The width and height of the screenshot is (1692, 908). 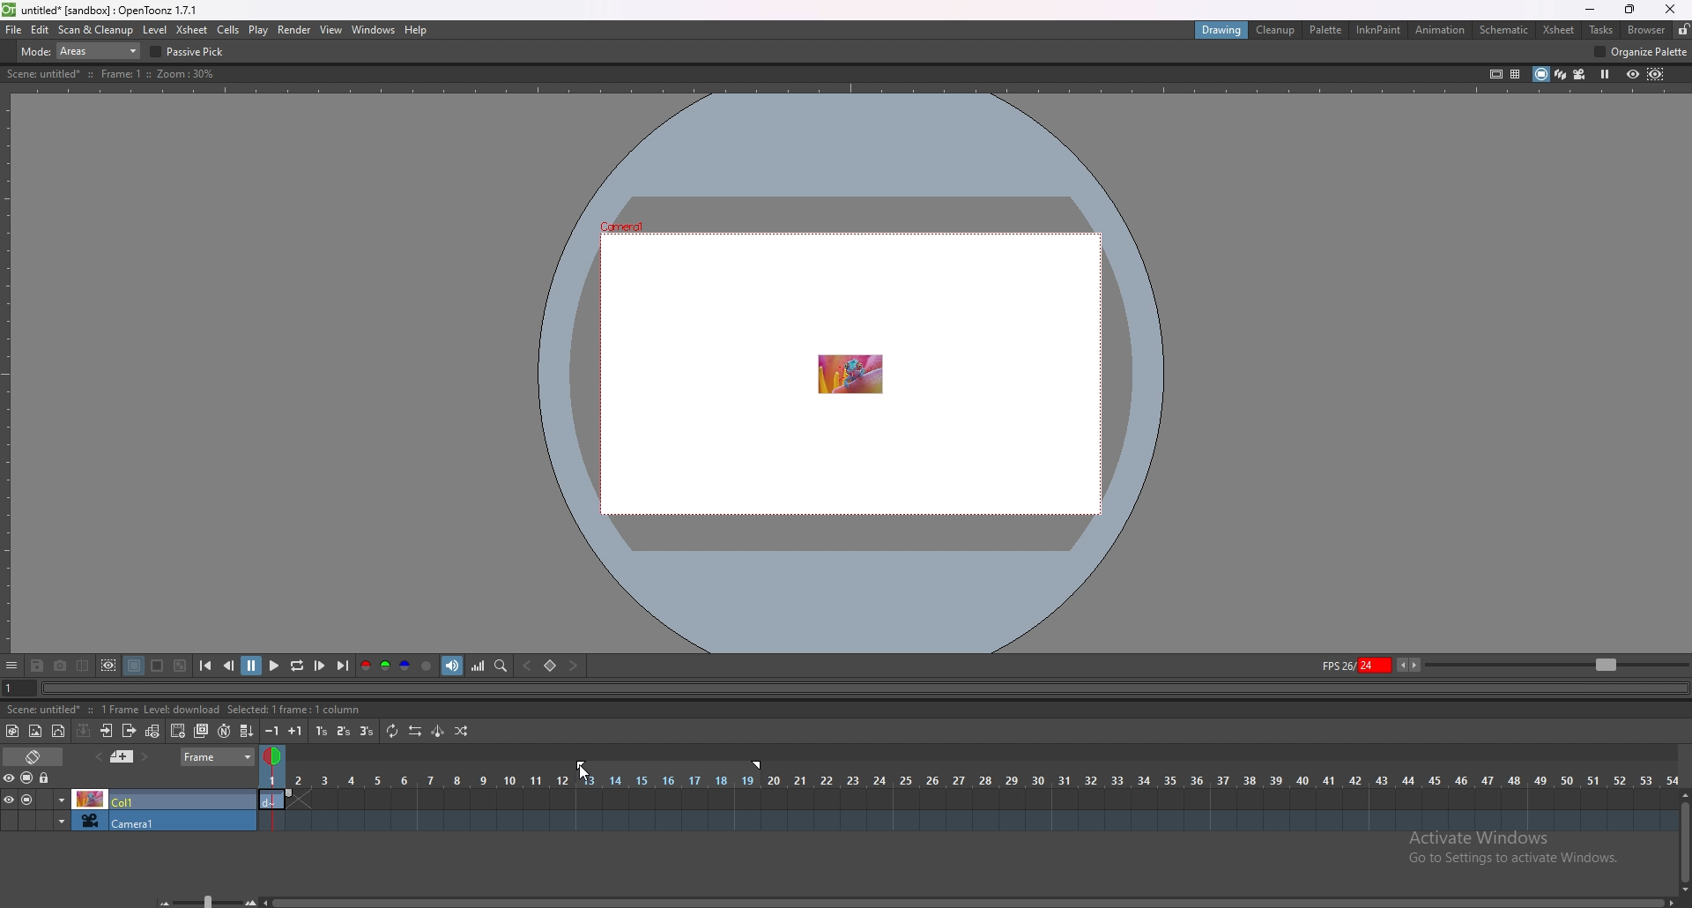 What do you see at coordinates (367, 731) in the screenshot?
I see `reframe on 3s` at bounding box center [367, 731].